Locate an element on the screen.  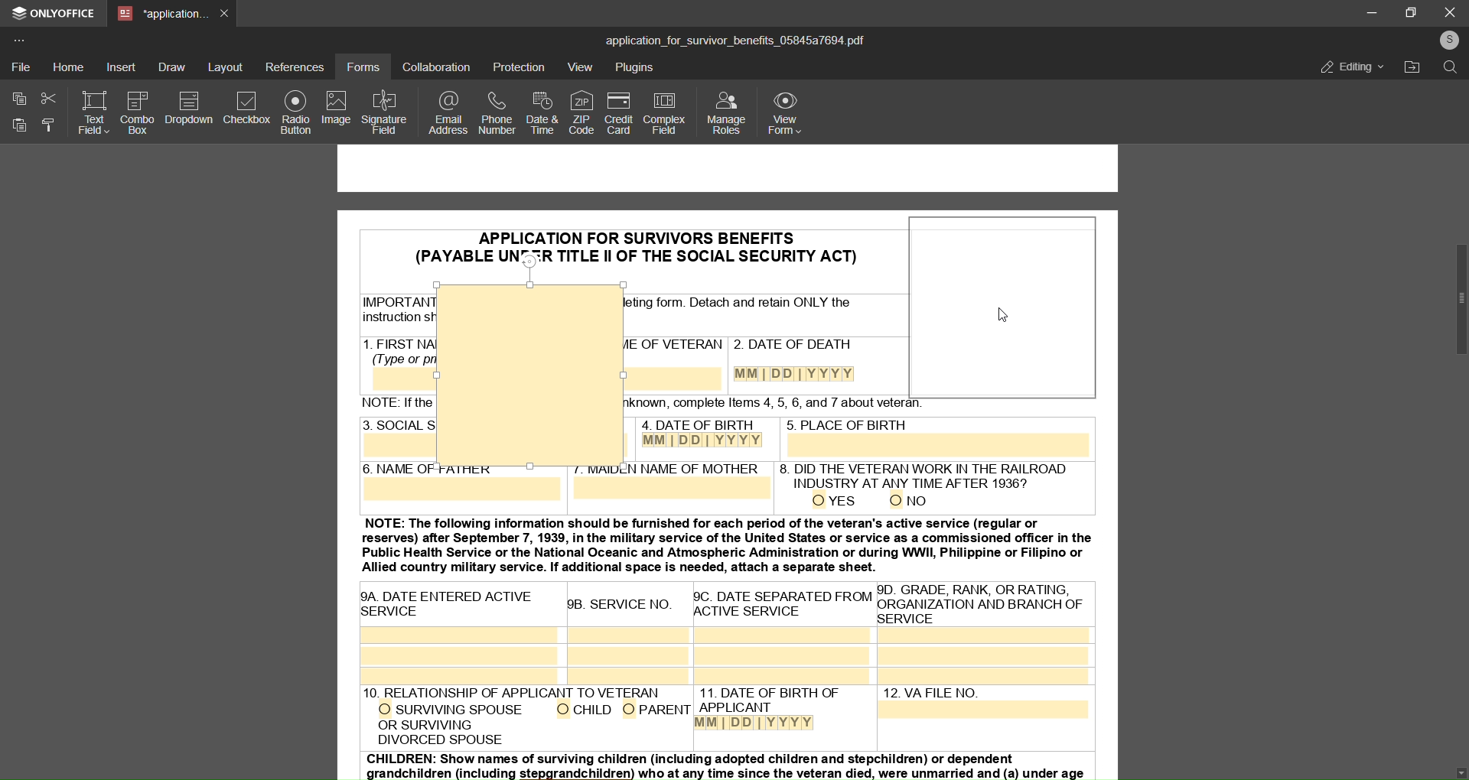
cursor is located at coordinates (1008, 320).